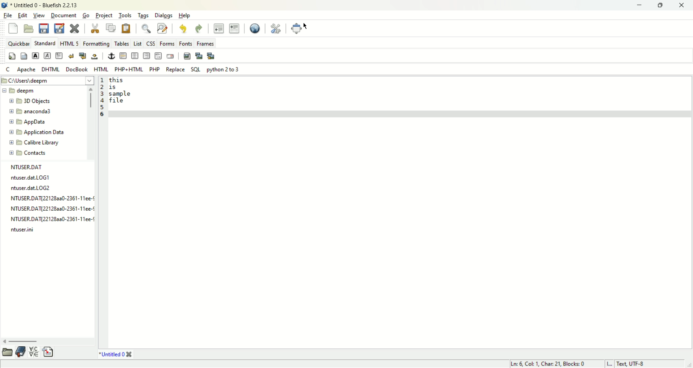 The width and height of the screenshot is (693, 368). Describe the element at coordinates (51, 70) in the screenshot. I see `DHTML` at that location.